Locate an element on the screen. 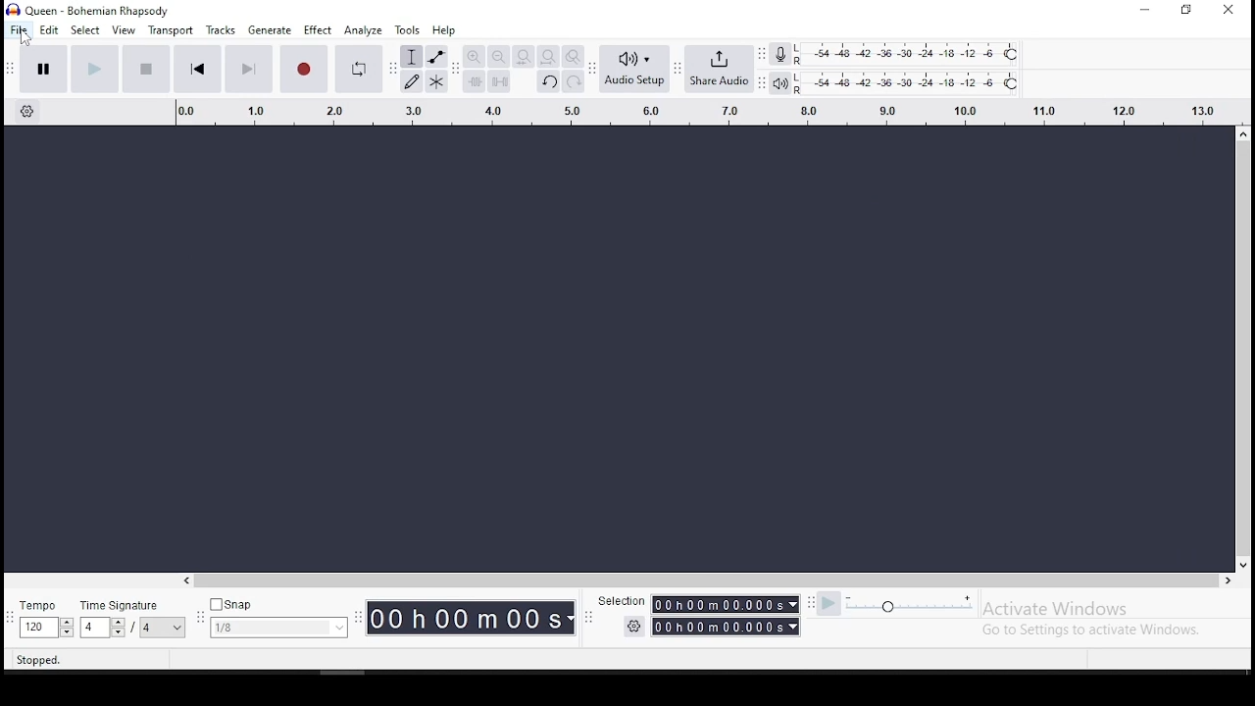 This screenshot has width=1255, height=706. enable looping is located at coordinates (357, 67).